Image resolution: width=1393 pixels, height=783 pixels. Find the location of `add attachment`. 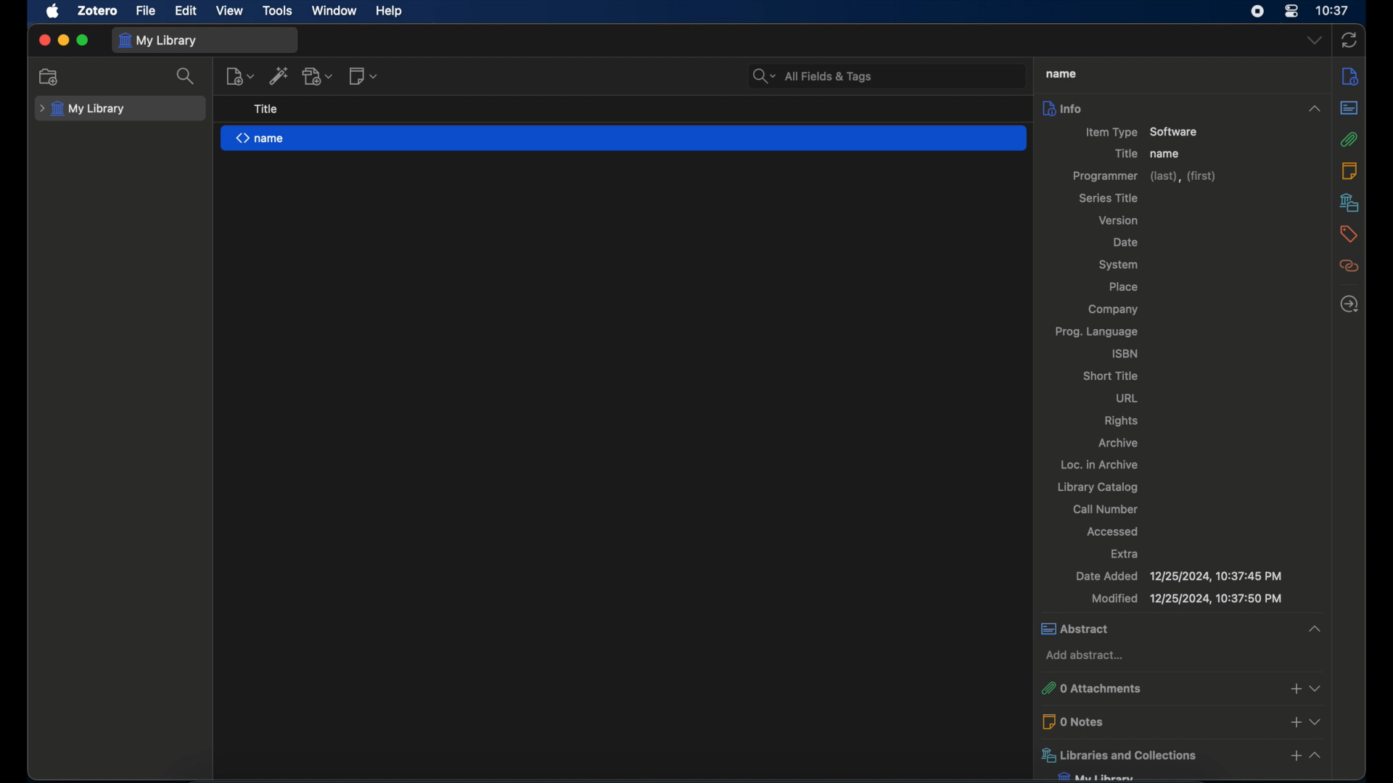

add attachment is located at coordinates (318, 77).